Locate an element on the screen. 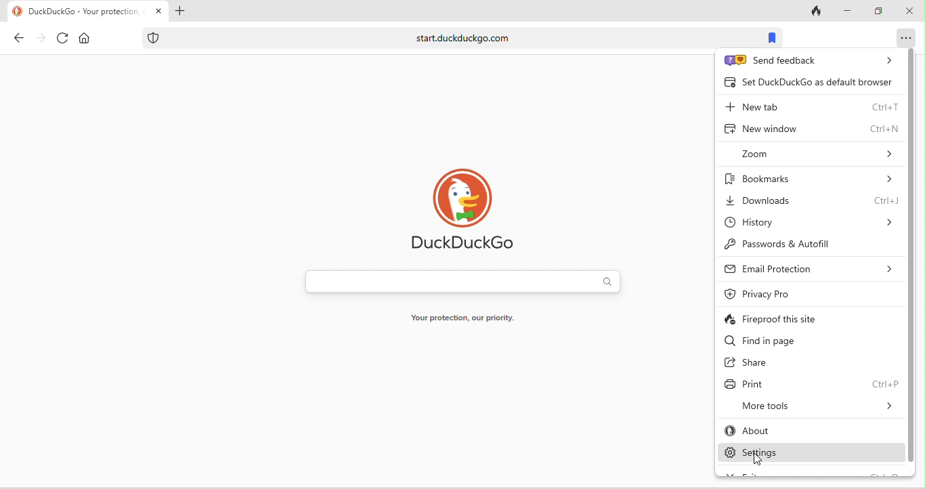  downloads is located at coordinates (811, 200).